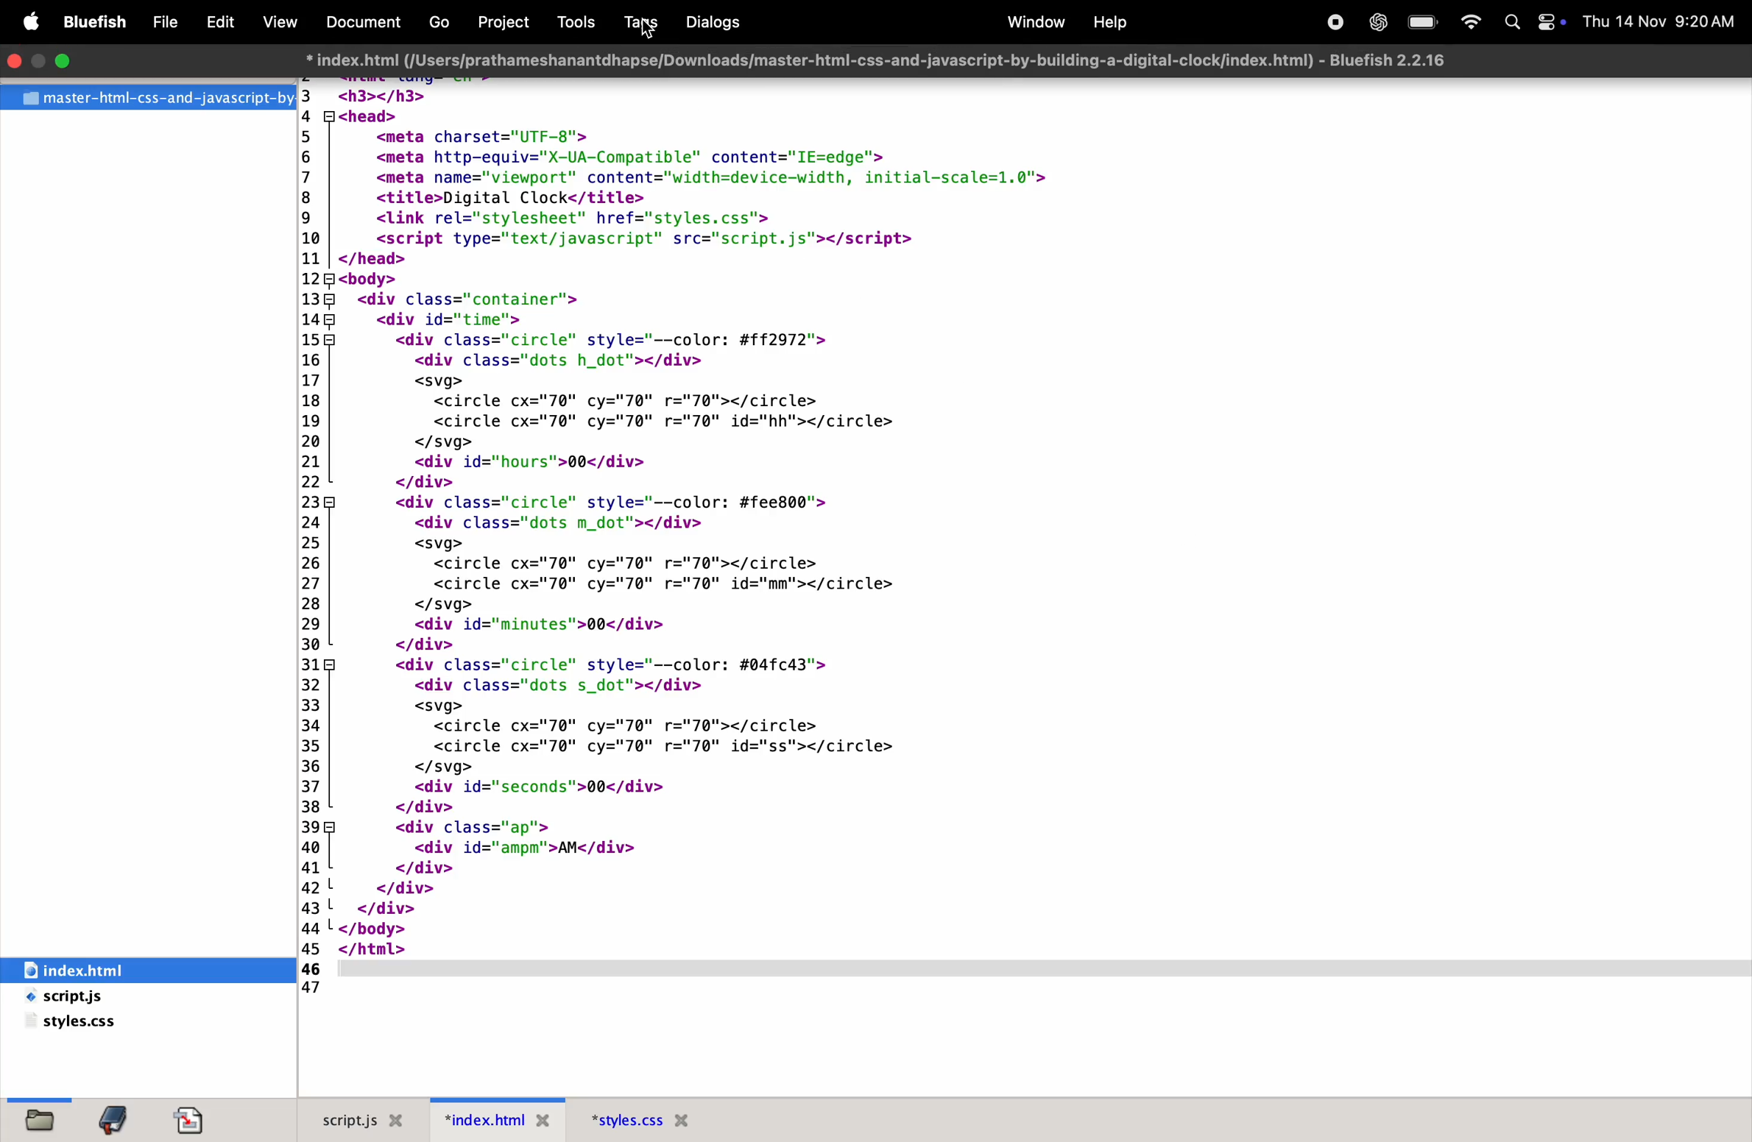 The height and width of the screenshot is (1142, 1752). What do you see at coordinates (40, 61) in the screenshot?
I see `maximize` at bounding box center [40, 61].